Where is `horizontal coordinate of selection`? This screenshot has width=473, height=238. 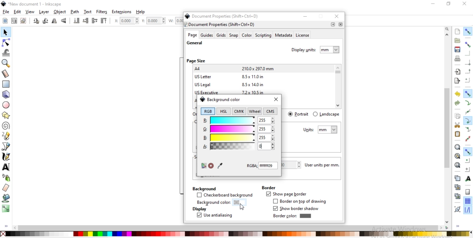
horizontal coordinate of selection is located at coordinates (126, 21).